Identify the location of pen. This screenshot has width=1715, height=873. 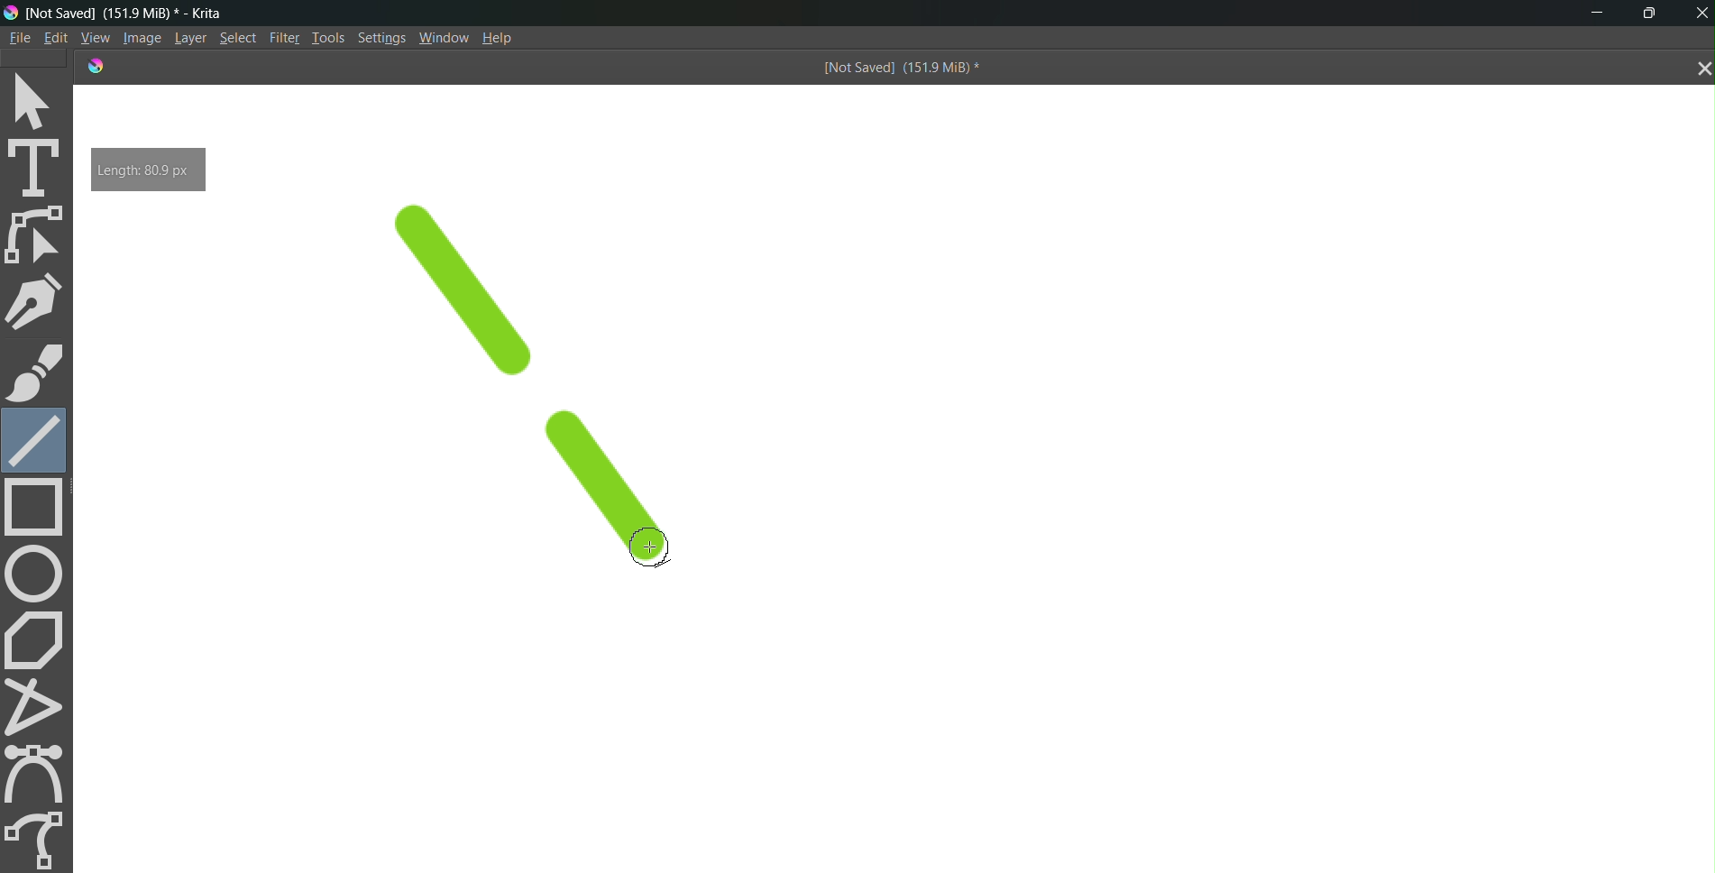
(39, 301).